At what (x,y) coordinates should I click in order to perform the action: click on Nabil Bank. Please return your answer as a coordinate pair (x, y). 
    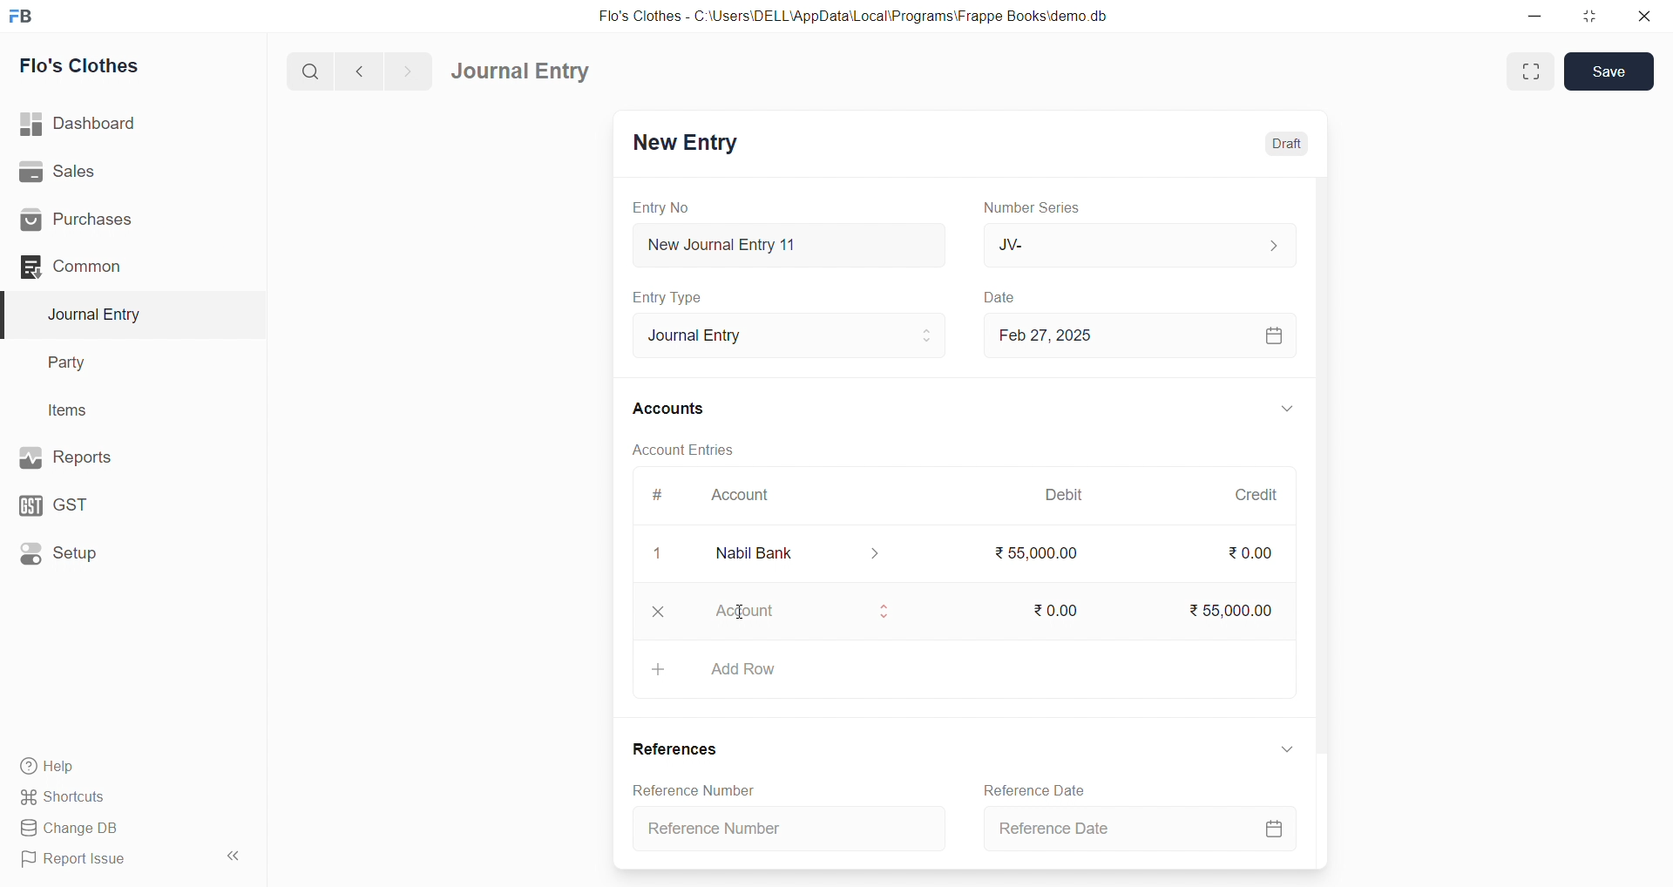
    Looking at the image, I should click on (798, 556).